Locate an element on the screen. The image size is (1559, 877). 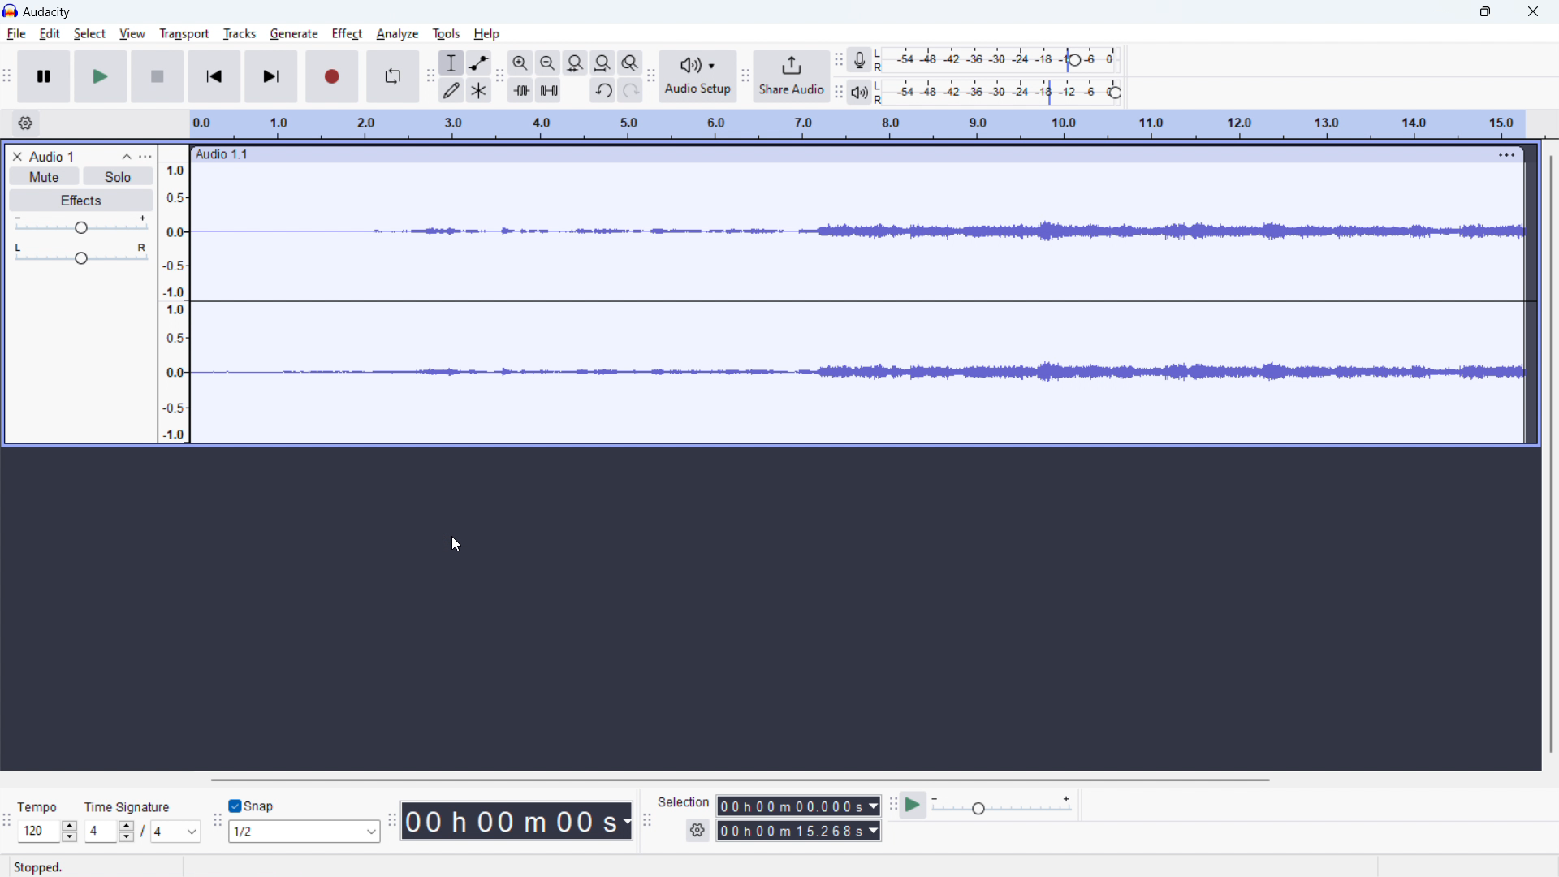
zoom in is located at coordinates (520, 62).